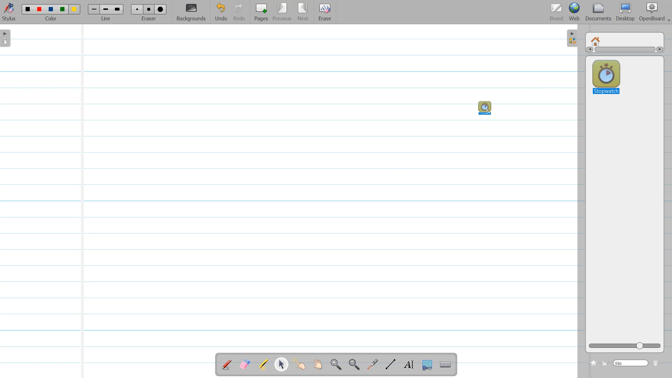  I want to click on Virtual laser pointer, so click(372, 365).